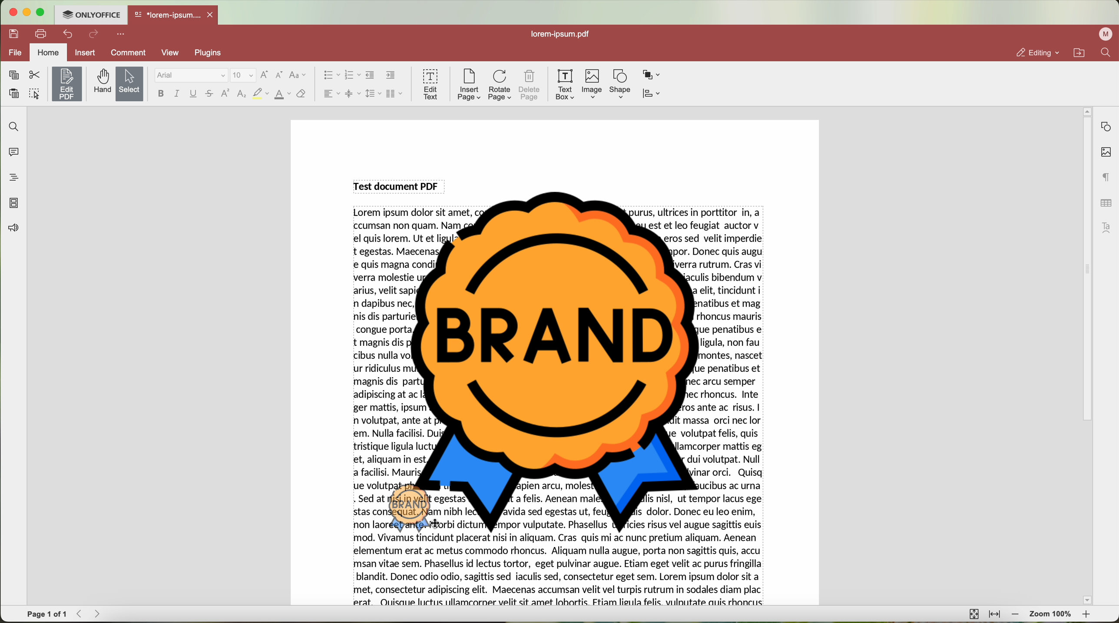 The image size is (1119, 623). What do you see at coordinates (41, 12) in the screenshot?
I see `maximize` at bounding box center [41, 12].